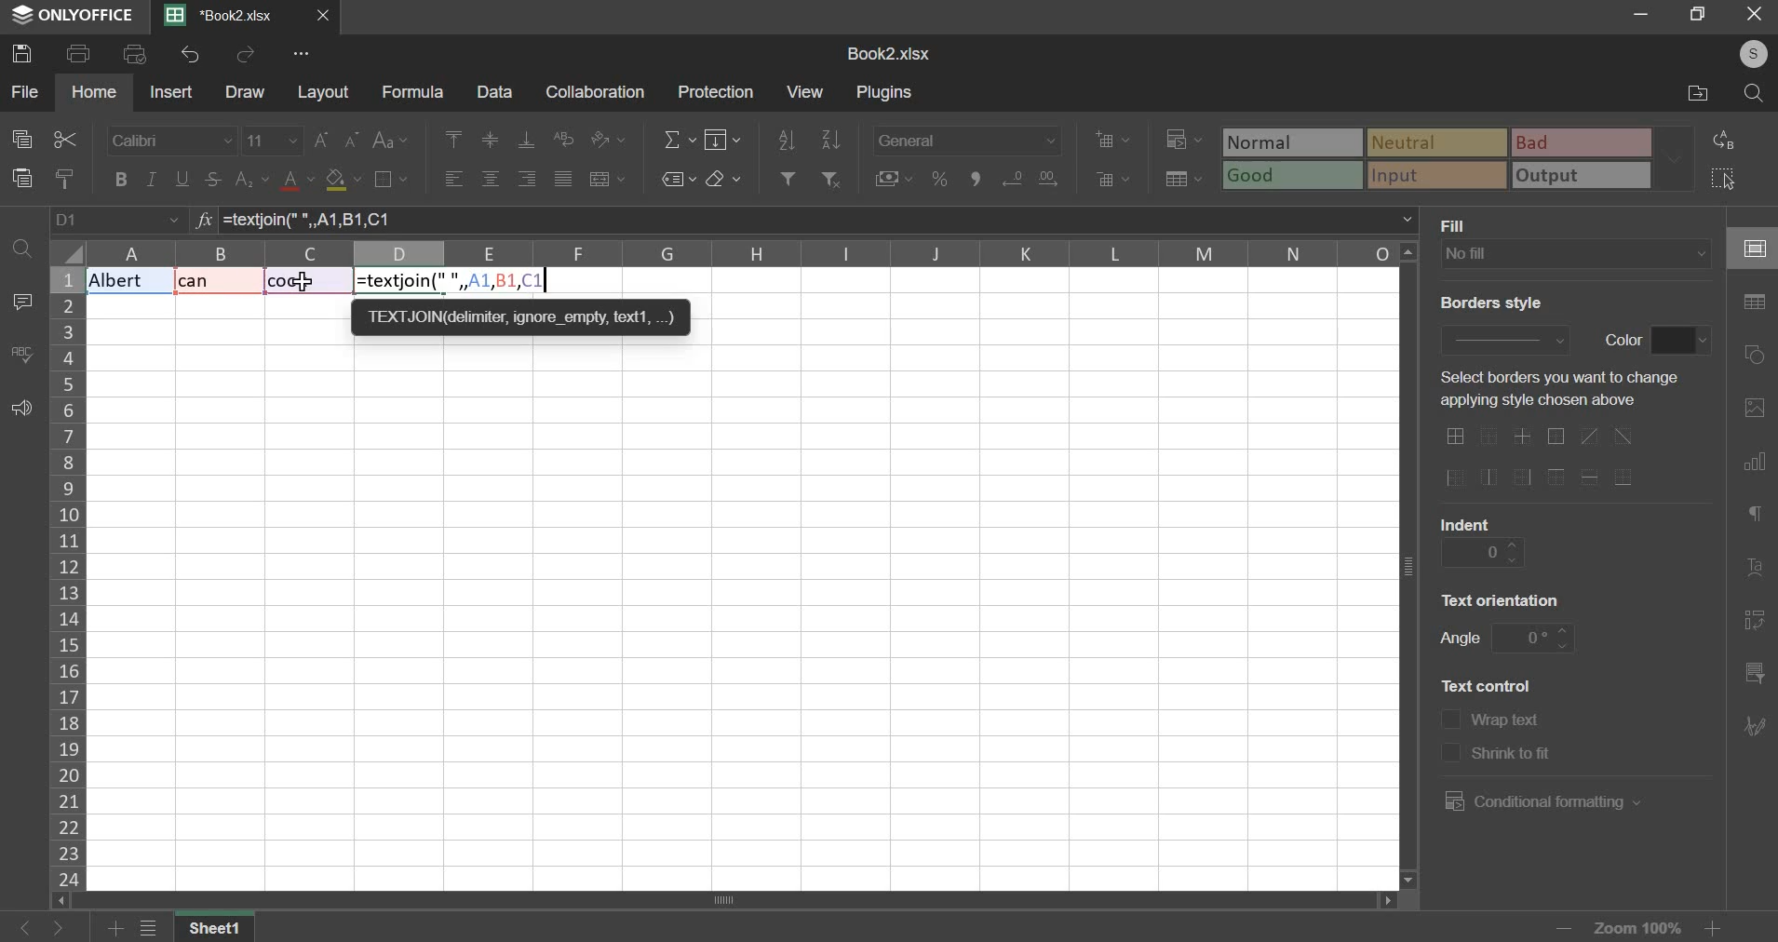 The image size is (1778, 942). I want to click on cut, so click(63, 140).